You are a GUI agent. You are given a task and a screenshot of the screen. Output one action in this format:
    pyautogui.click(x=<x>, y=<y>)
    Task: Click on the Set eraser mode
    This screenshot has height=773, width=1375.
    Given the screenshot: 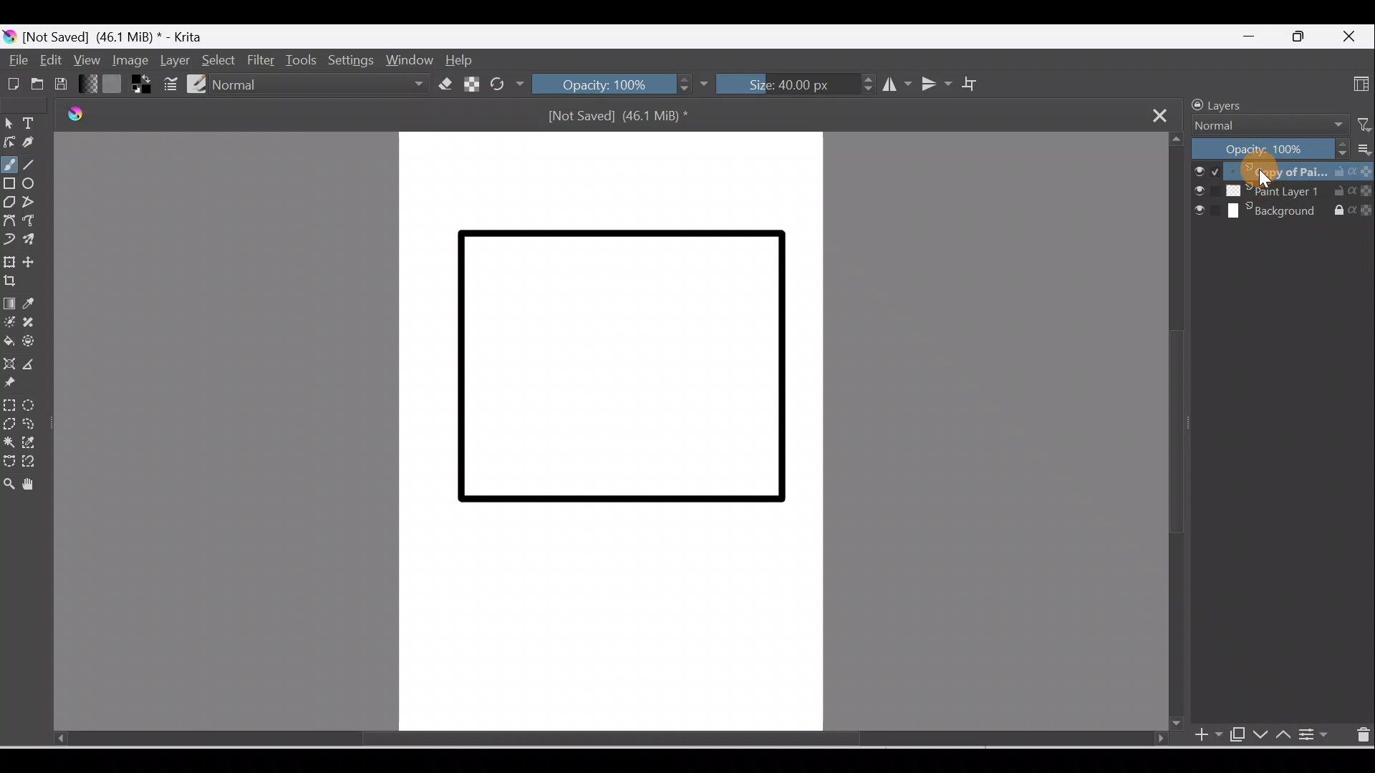 What is the action you would take?
    pyautogui.click(x=445, y=84)
    